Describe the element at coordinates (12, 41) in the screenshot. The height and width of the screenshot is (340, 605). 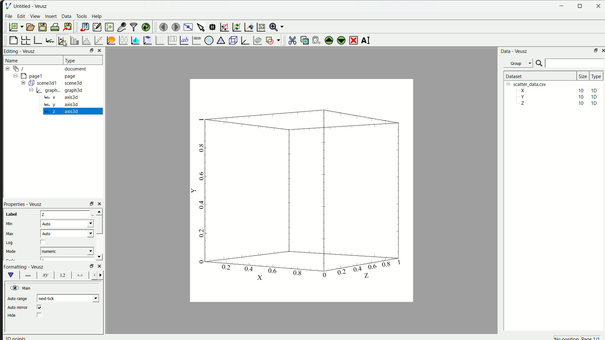
I see `blank page` at that location.